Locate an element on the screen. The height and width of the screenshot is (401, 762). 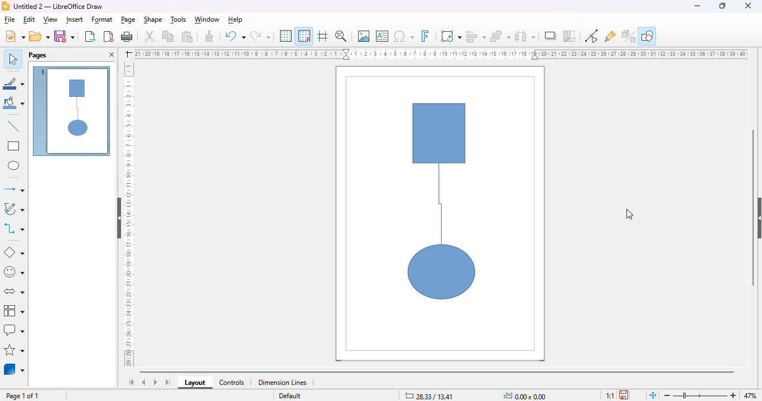
layout is located at coordinates (195, 383).